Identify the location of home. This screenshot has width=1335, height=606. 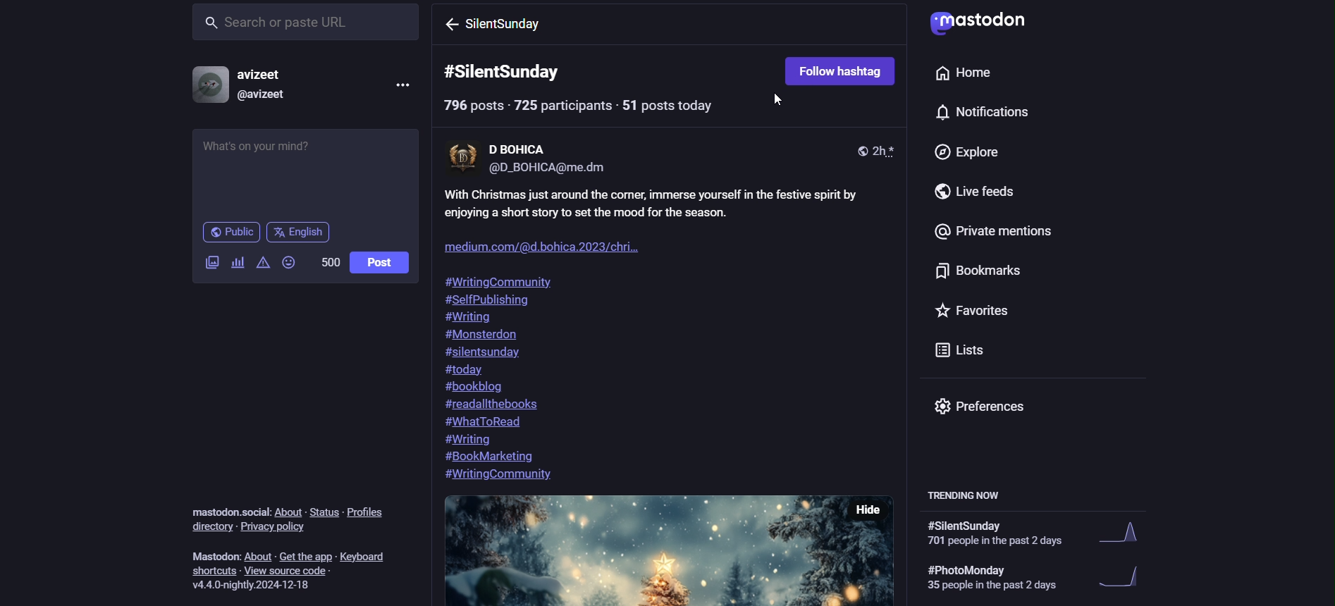
(958, 73).